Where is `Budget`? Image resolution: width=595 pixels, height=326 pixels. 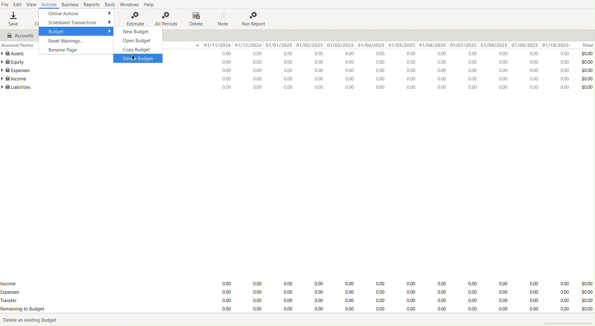
Budget is located at coordinates (77, 31).